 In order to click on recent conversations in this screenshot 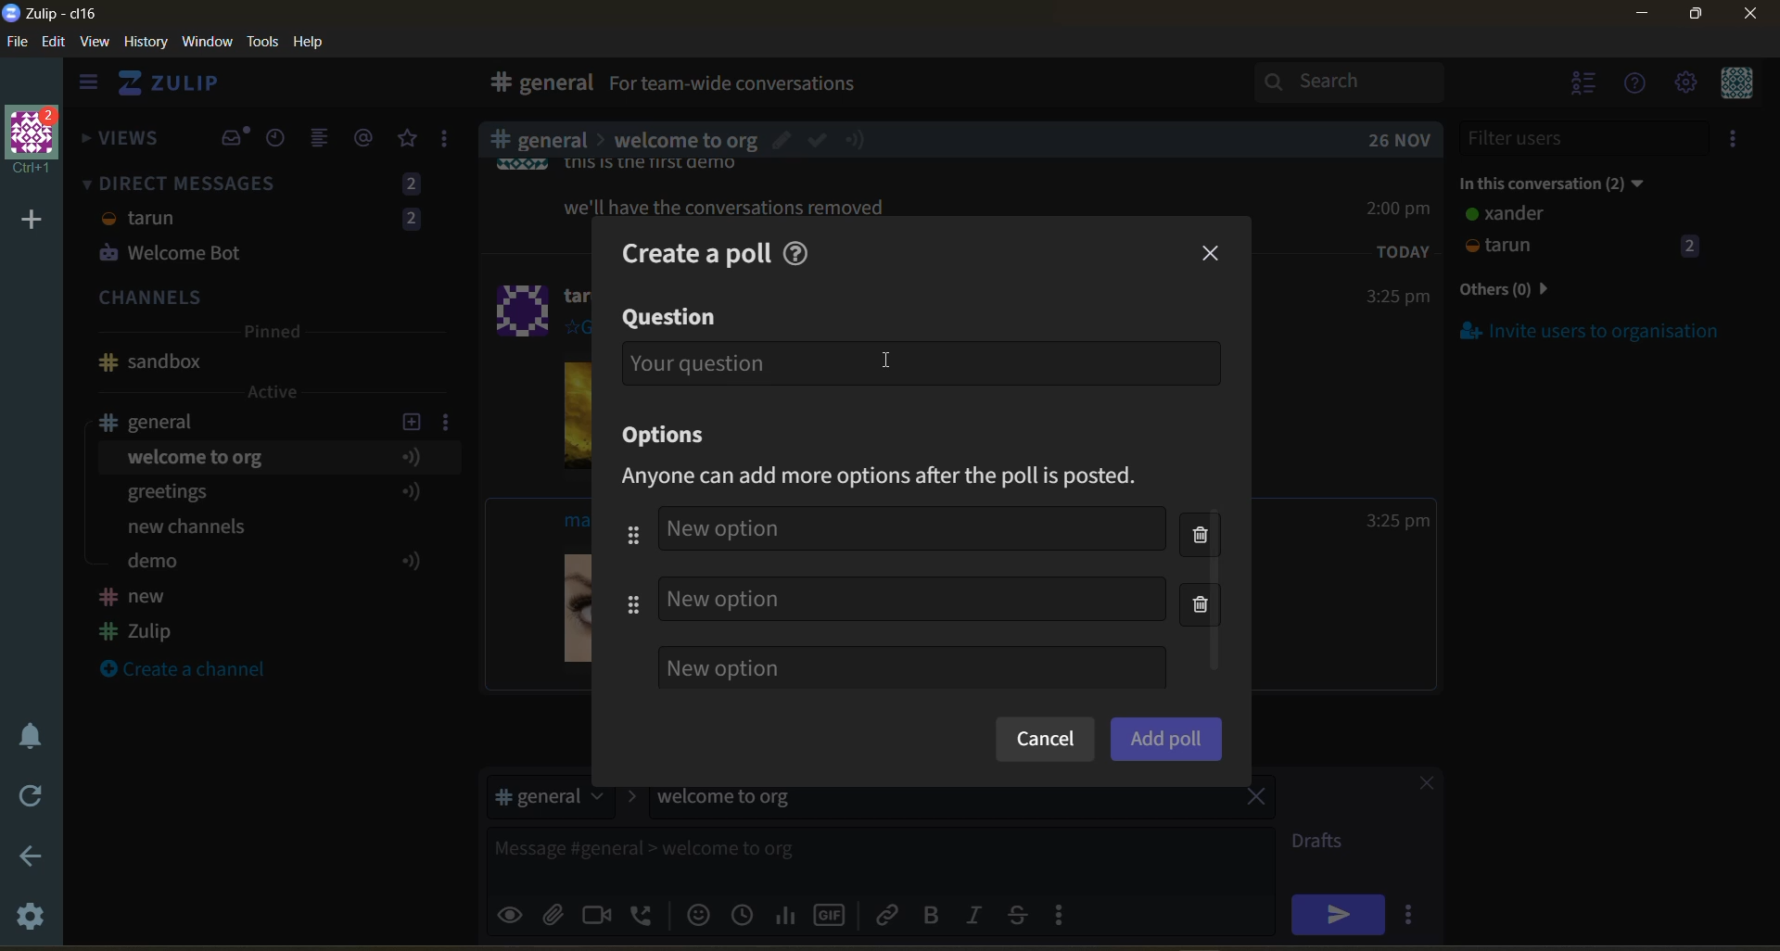, I will do `click(282, 140)`.